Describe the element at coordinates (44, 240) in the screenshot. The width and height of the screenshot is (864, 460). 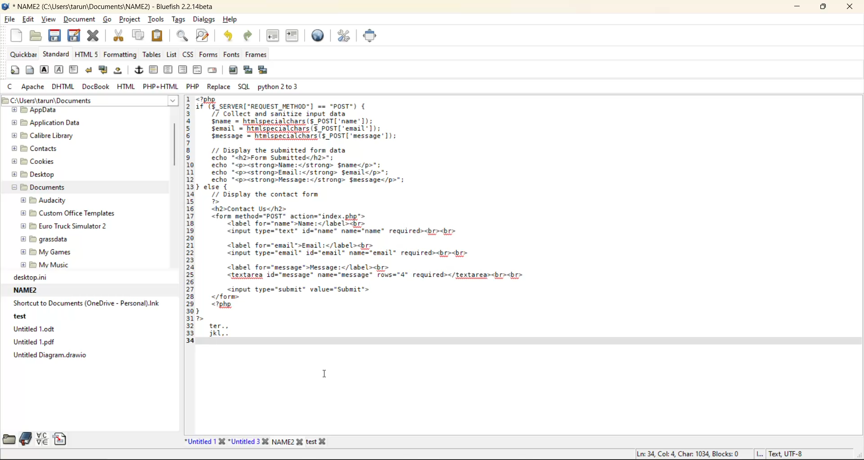
I see `grassdata` at that location.